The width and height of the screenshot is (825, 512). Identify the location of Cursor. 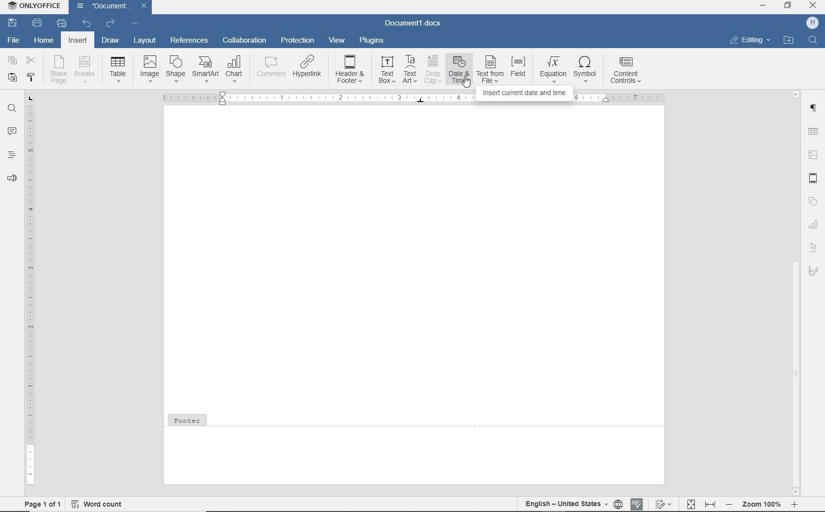
(464, 81).